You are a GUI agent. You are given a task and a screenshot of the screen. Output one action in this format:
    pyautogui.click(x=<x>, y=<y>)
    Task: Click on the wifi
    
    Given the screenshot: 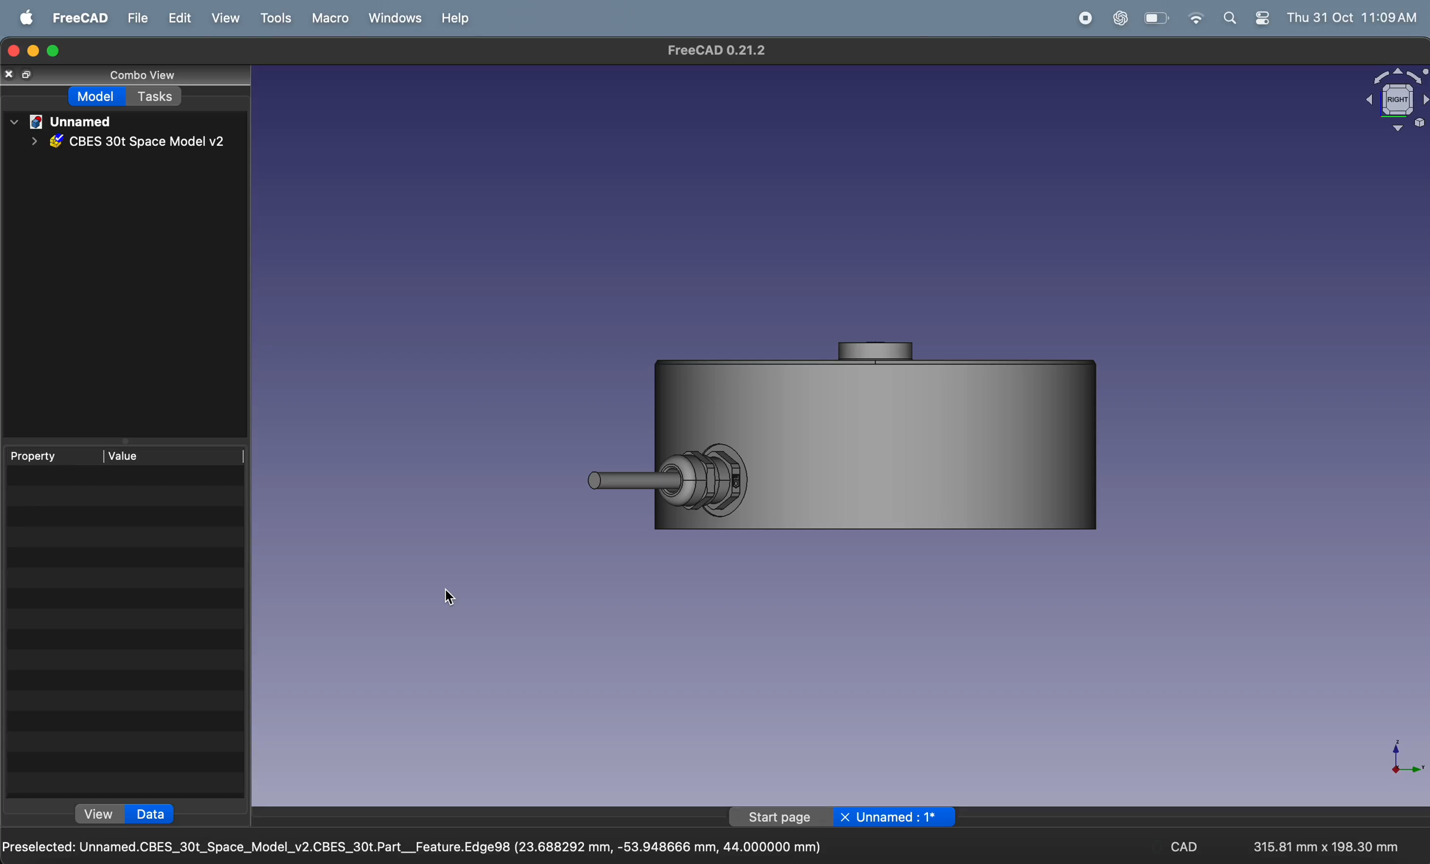 What is the action you would take?
    pyautogui.click(x=1193, y=18)
    